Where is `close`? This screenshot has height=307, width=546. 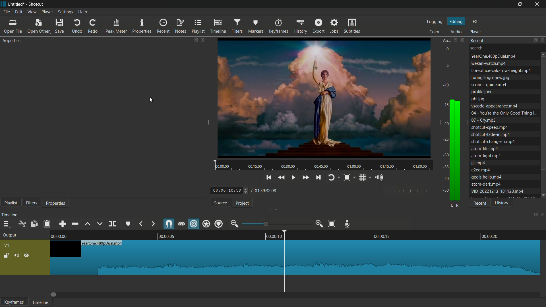
close is located at coordinates (543, 214).